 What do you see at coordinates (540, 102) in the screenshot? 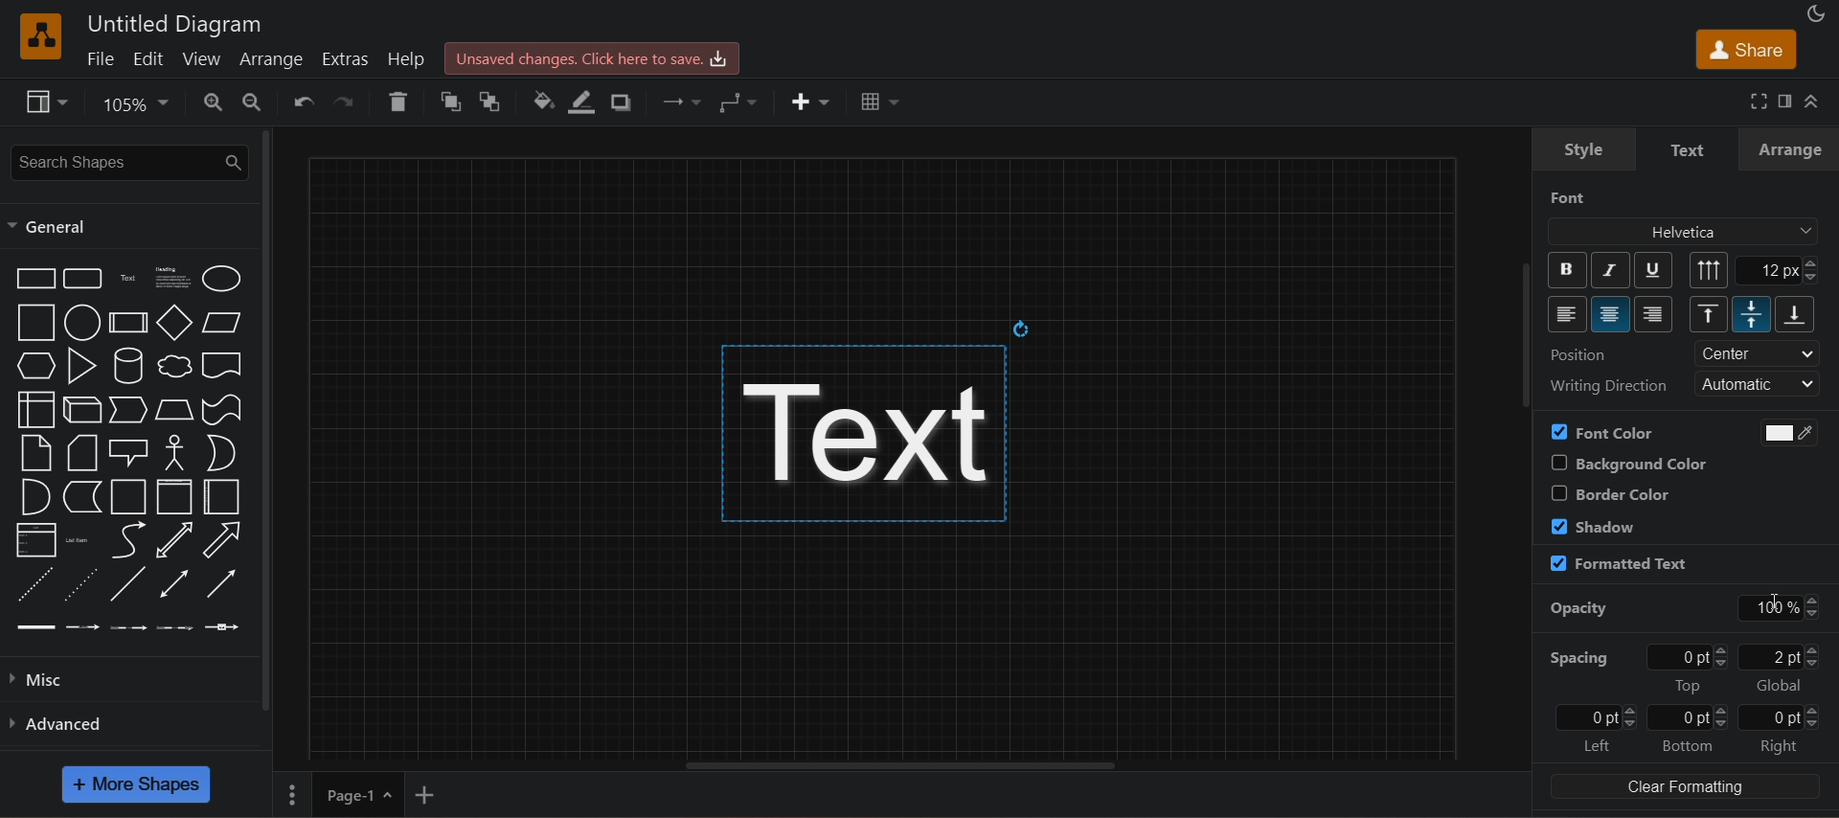
I see `fill color` at bounding box center [540, 102].